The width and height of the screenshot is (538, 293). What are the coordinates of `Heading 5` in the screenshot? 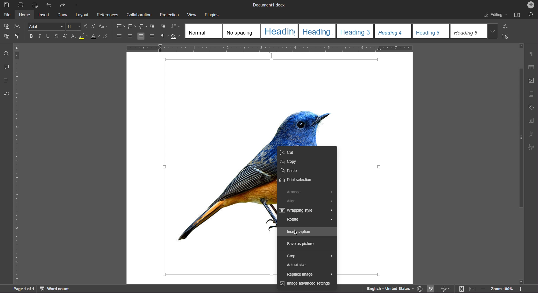 It's located at (431, 31).